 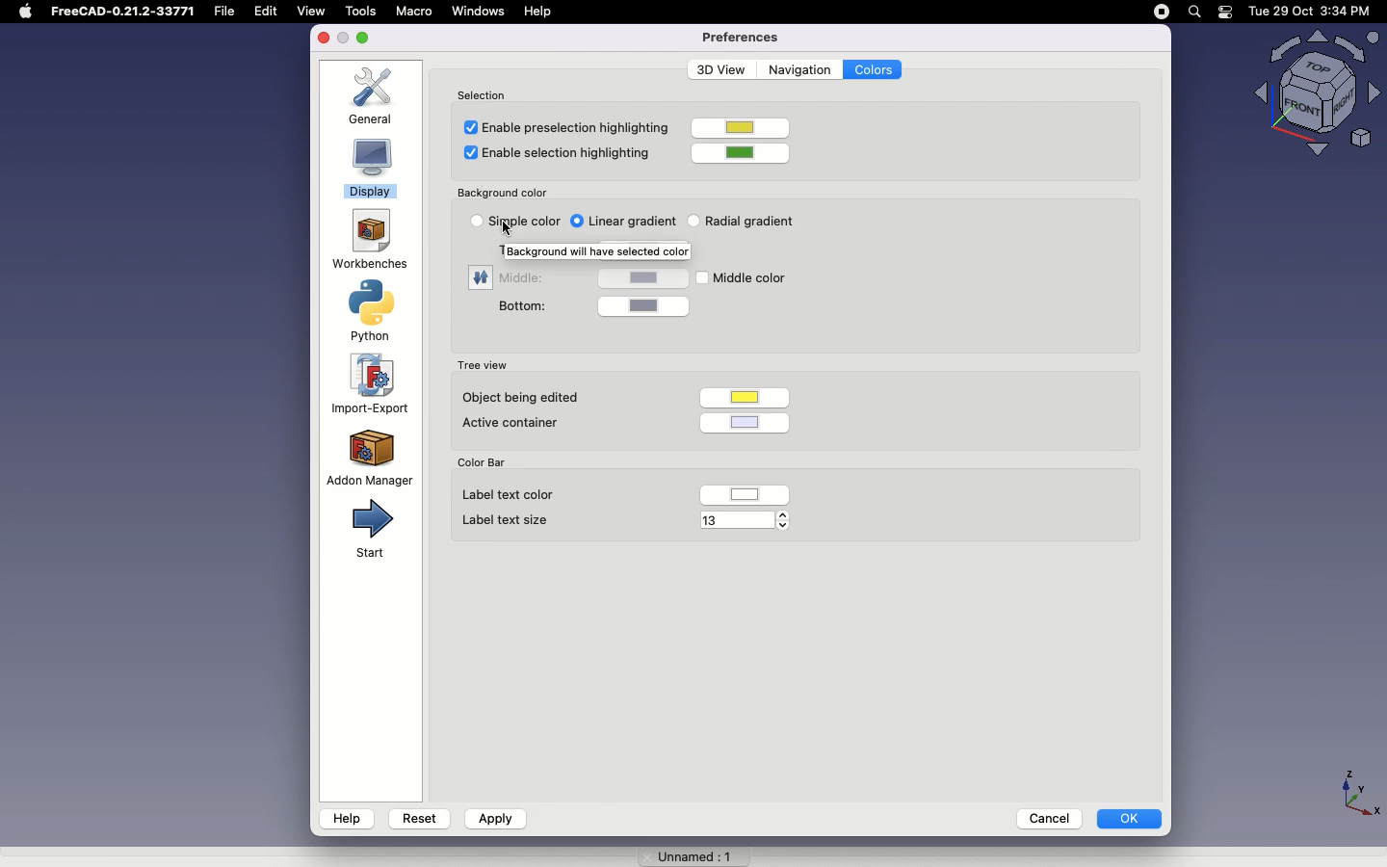 What do you see at coordinates (1226, 13) in the screenshot?
I see `battery` at bounding box center [1226, 13].